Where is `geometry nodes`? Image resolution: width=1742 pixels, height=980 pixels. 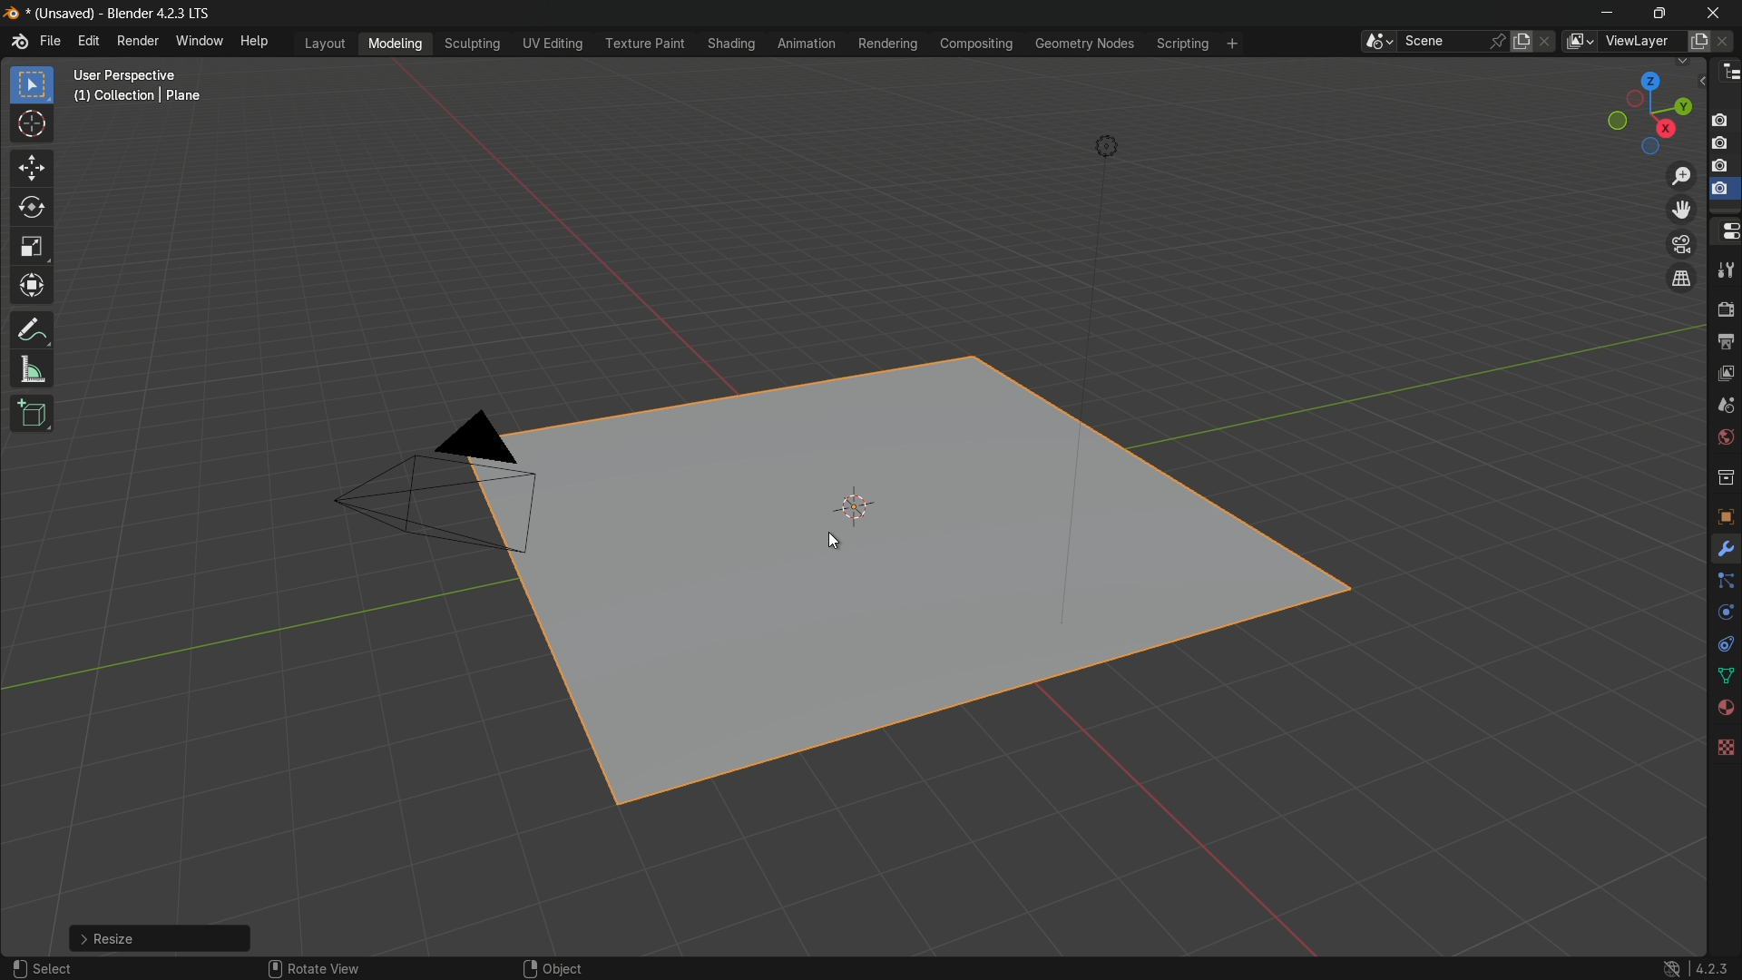
geometry nodes is located at coordinates (1084, 44).